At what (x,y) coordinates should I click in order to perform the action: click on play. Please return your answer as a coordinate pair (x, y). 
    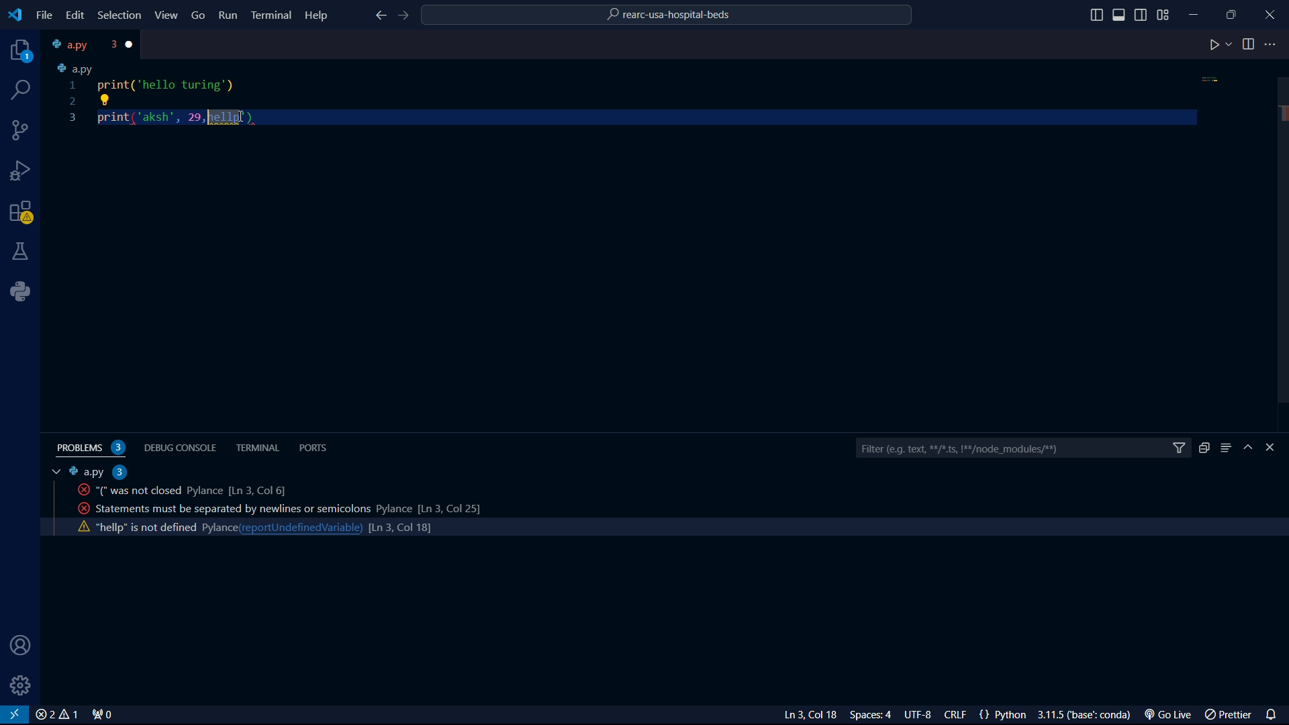
    Looking at the image, I should click on (1220, 46).